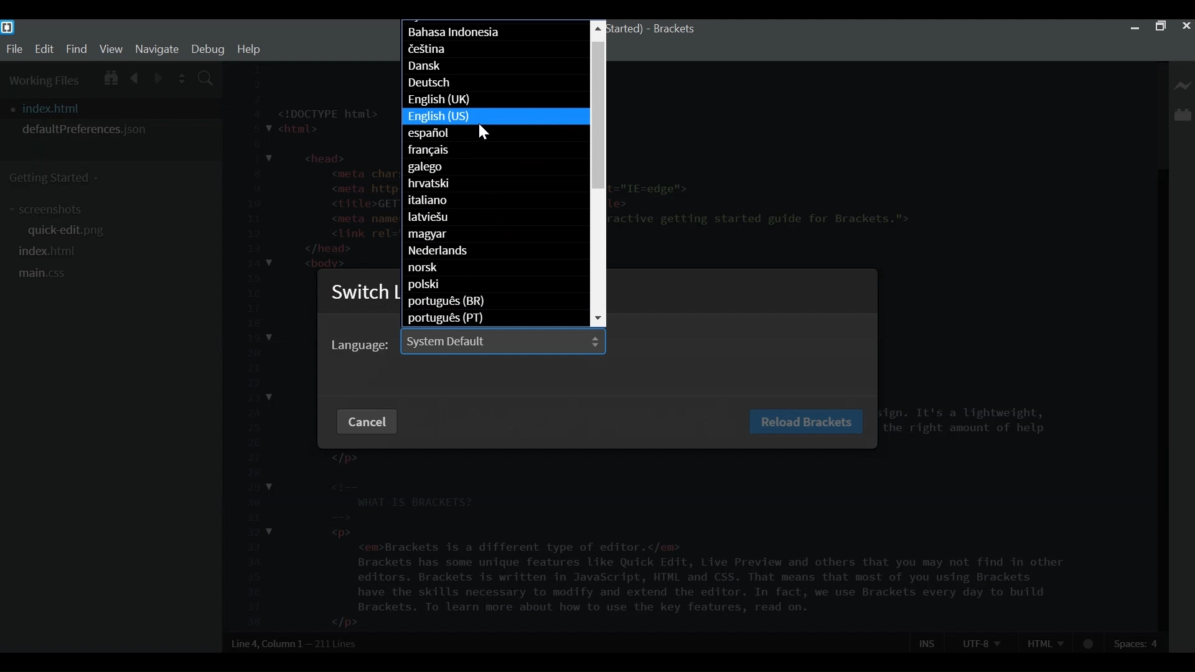 Image resolution: width=1195 pixels, height=672 pixels. I want to click on No lintel available for HTML, so click(1089, 644).